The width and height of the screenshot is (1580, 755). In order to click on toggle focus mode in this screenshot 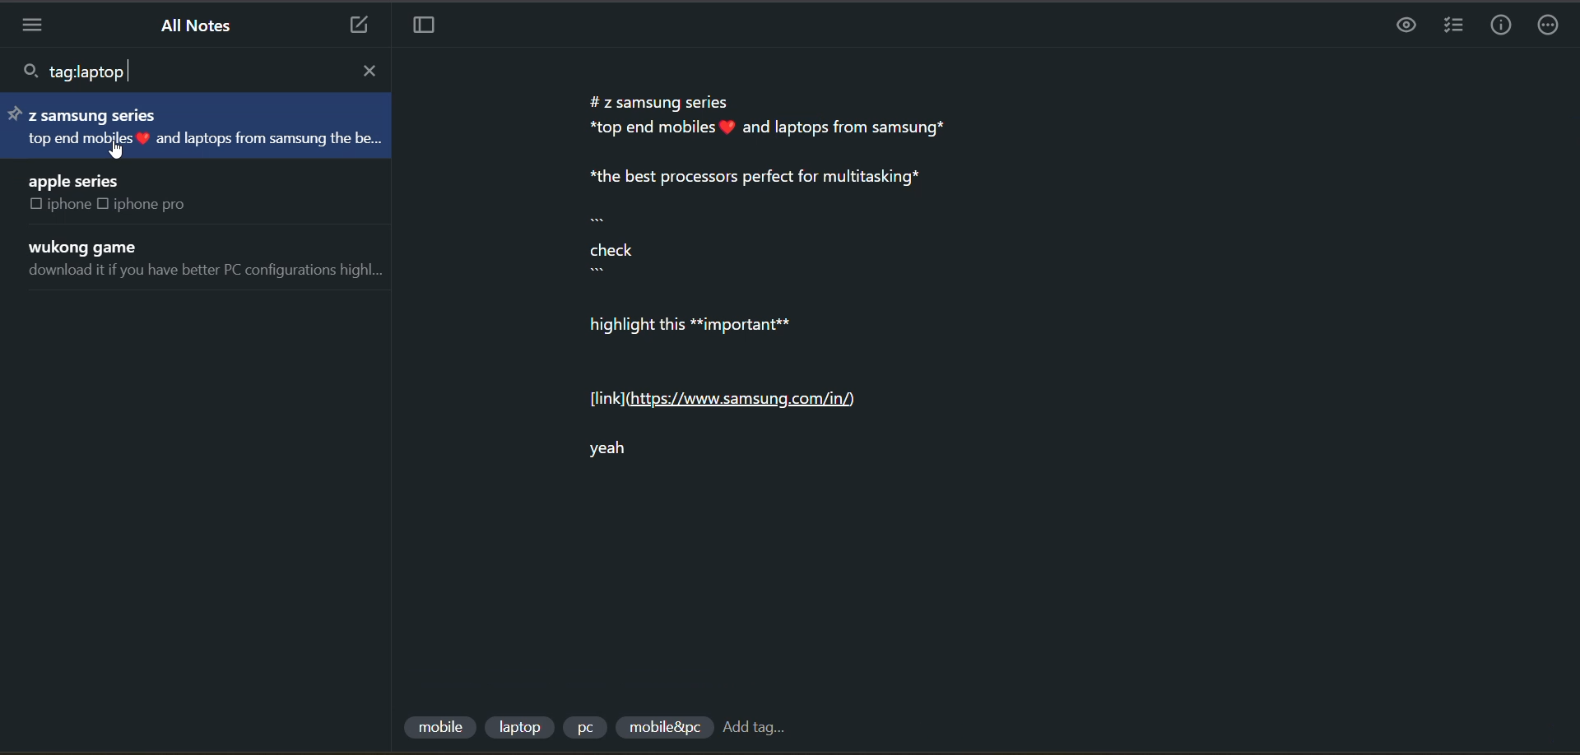, I will do `click(430, 29)`.